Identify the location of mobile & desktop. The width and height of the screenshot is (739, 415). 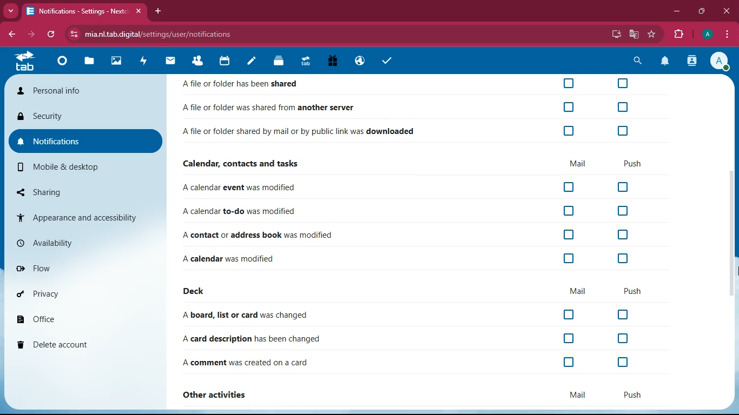
(87, 168).